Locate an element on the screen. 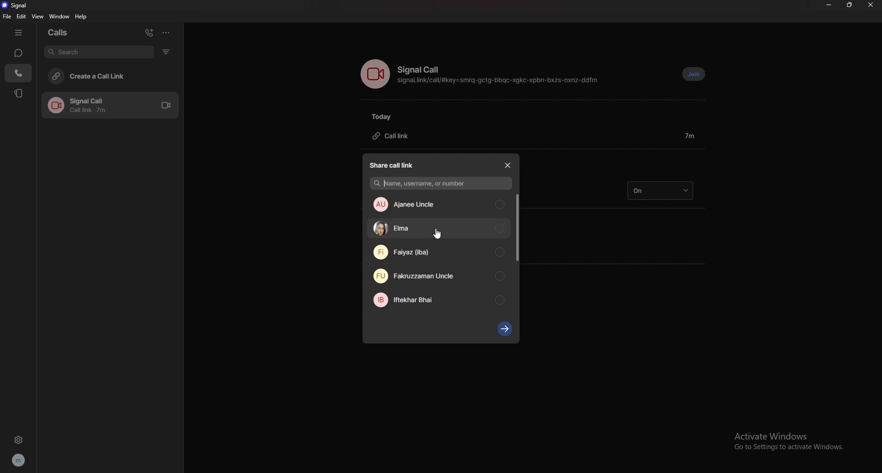 This screenshot has width=882, height=473. share call link is located at coordinates (394, 164).